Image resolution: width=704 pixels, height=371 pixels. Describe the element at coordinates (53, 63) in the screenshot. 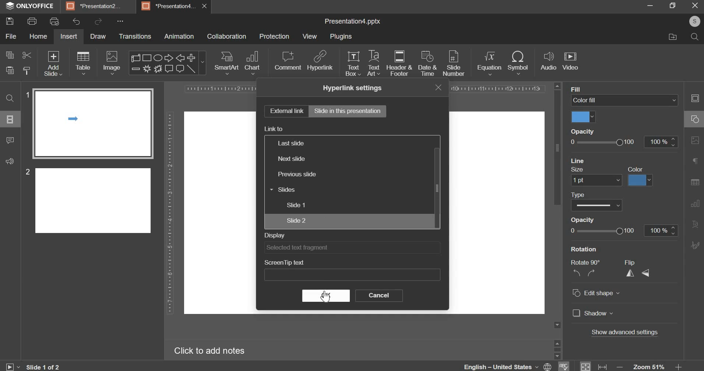

I see `add slide` at that location.